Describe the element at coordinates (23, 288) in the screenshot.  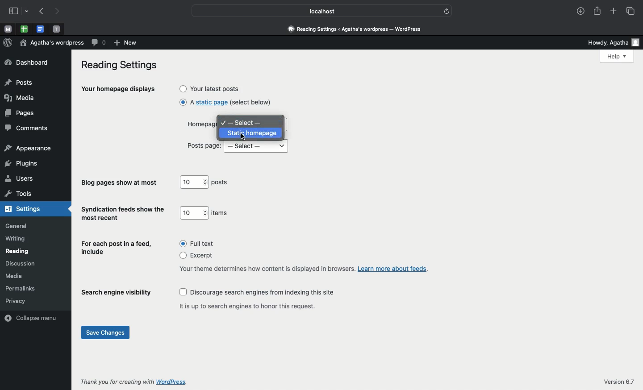
I see `permalinks` at that location.